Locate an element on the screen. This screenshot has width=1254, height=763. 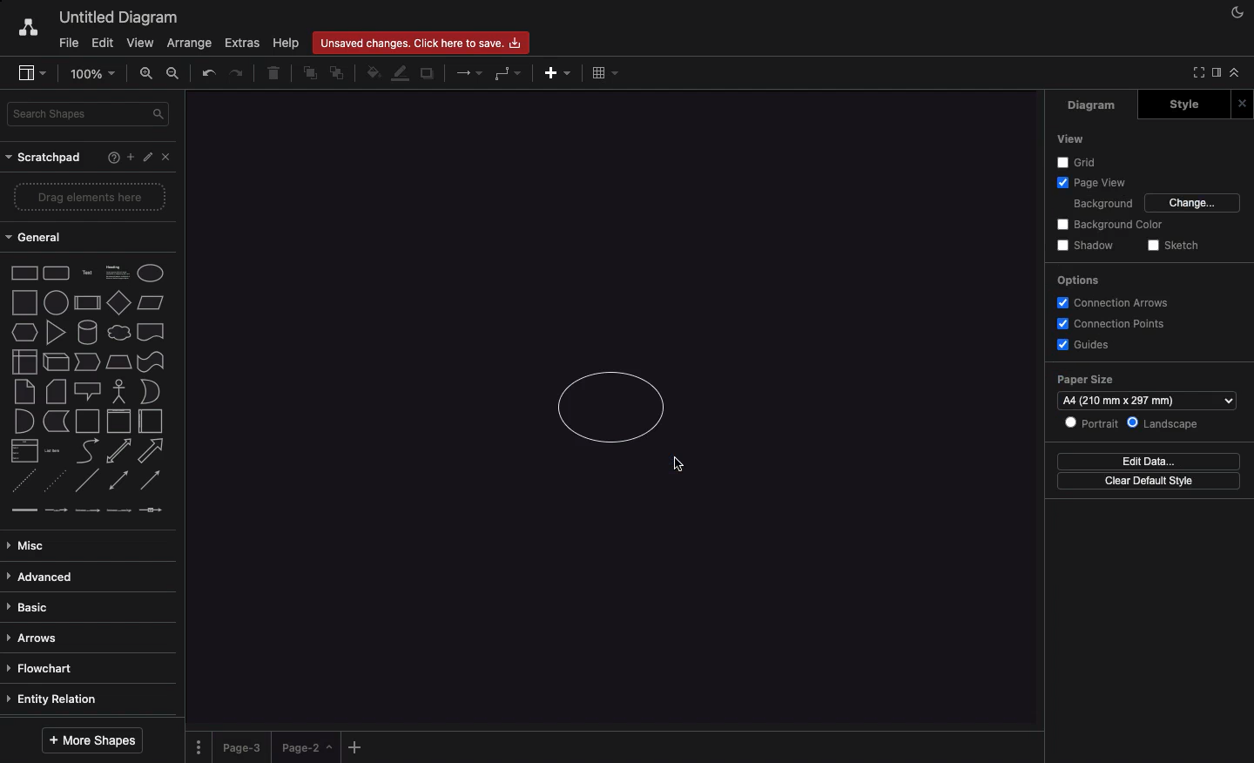
Add is located at coordinates (558, 73).